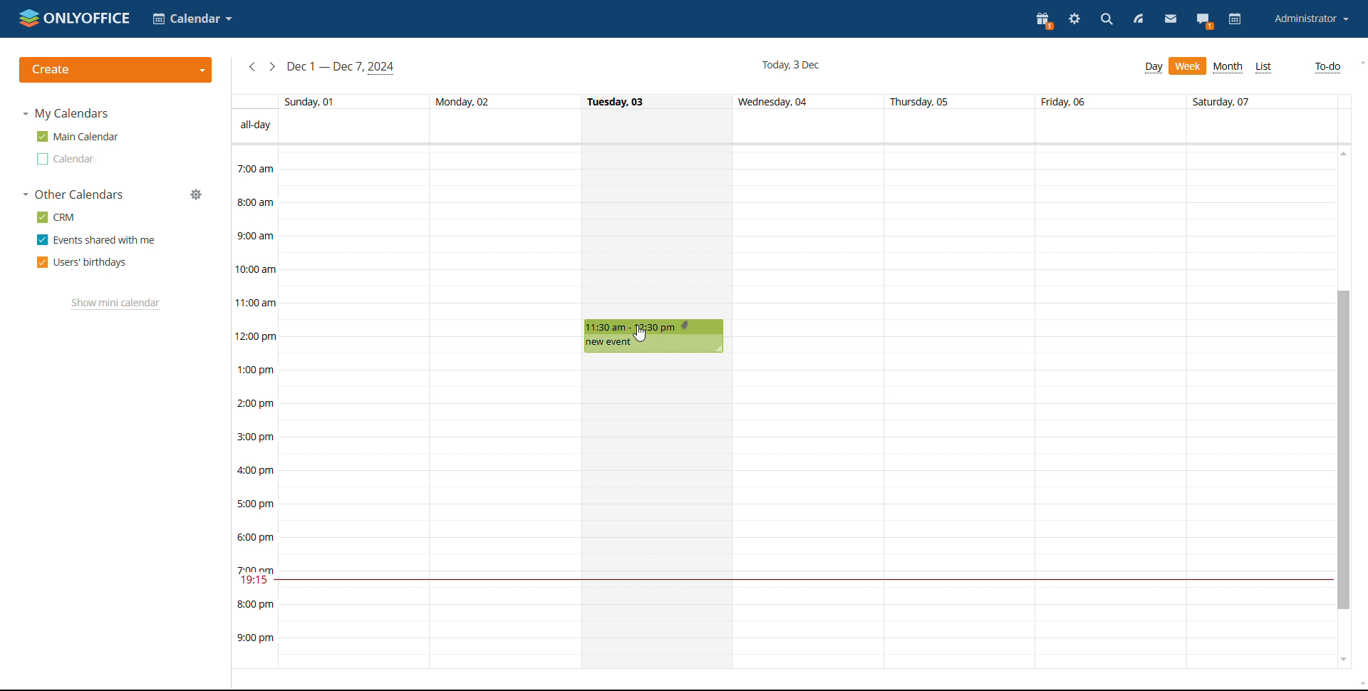  Describe the element at coordinates (273, 67) in the screenshot. I see `next week` at that location.